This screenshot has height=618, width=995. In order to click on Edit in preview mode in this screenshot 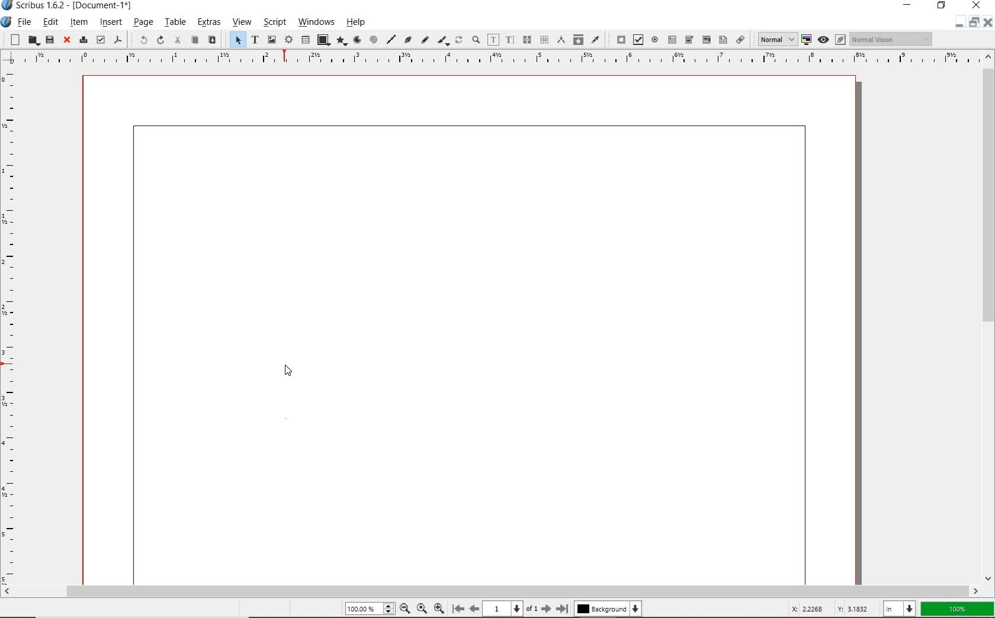, I will do `click(840, 41)`.